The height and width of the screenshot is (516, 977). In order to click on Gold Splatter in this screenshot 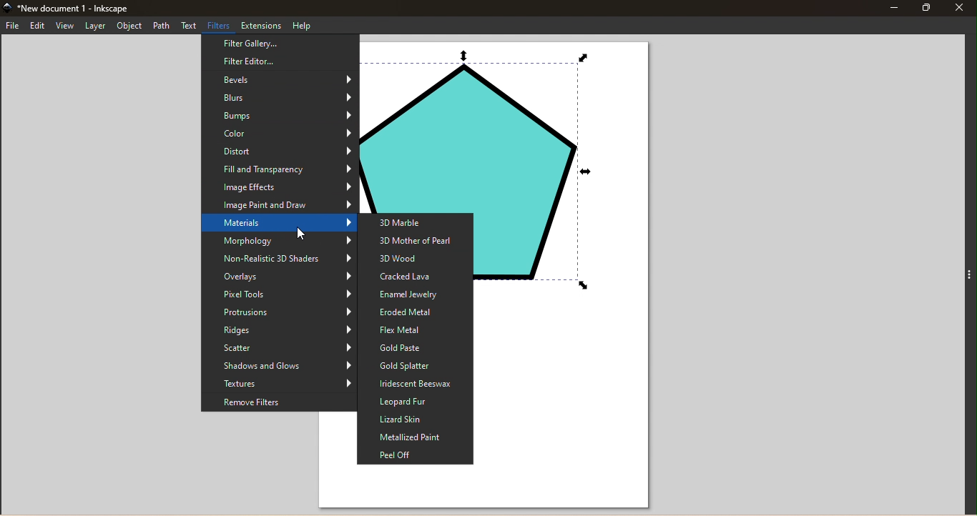, I will do `click(414, 366)`.